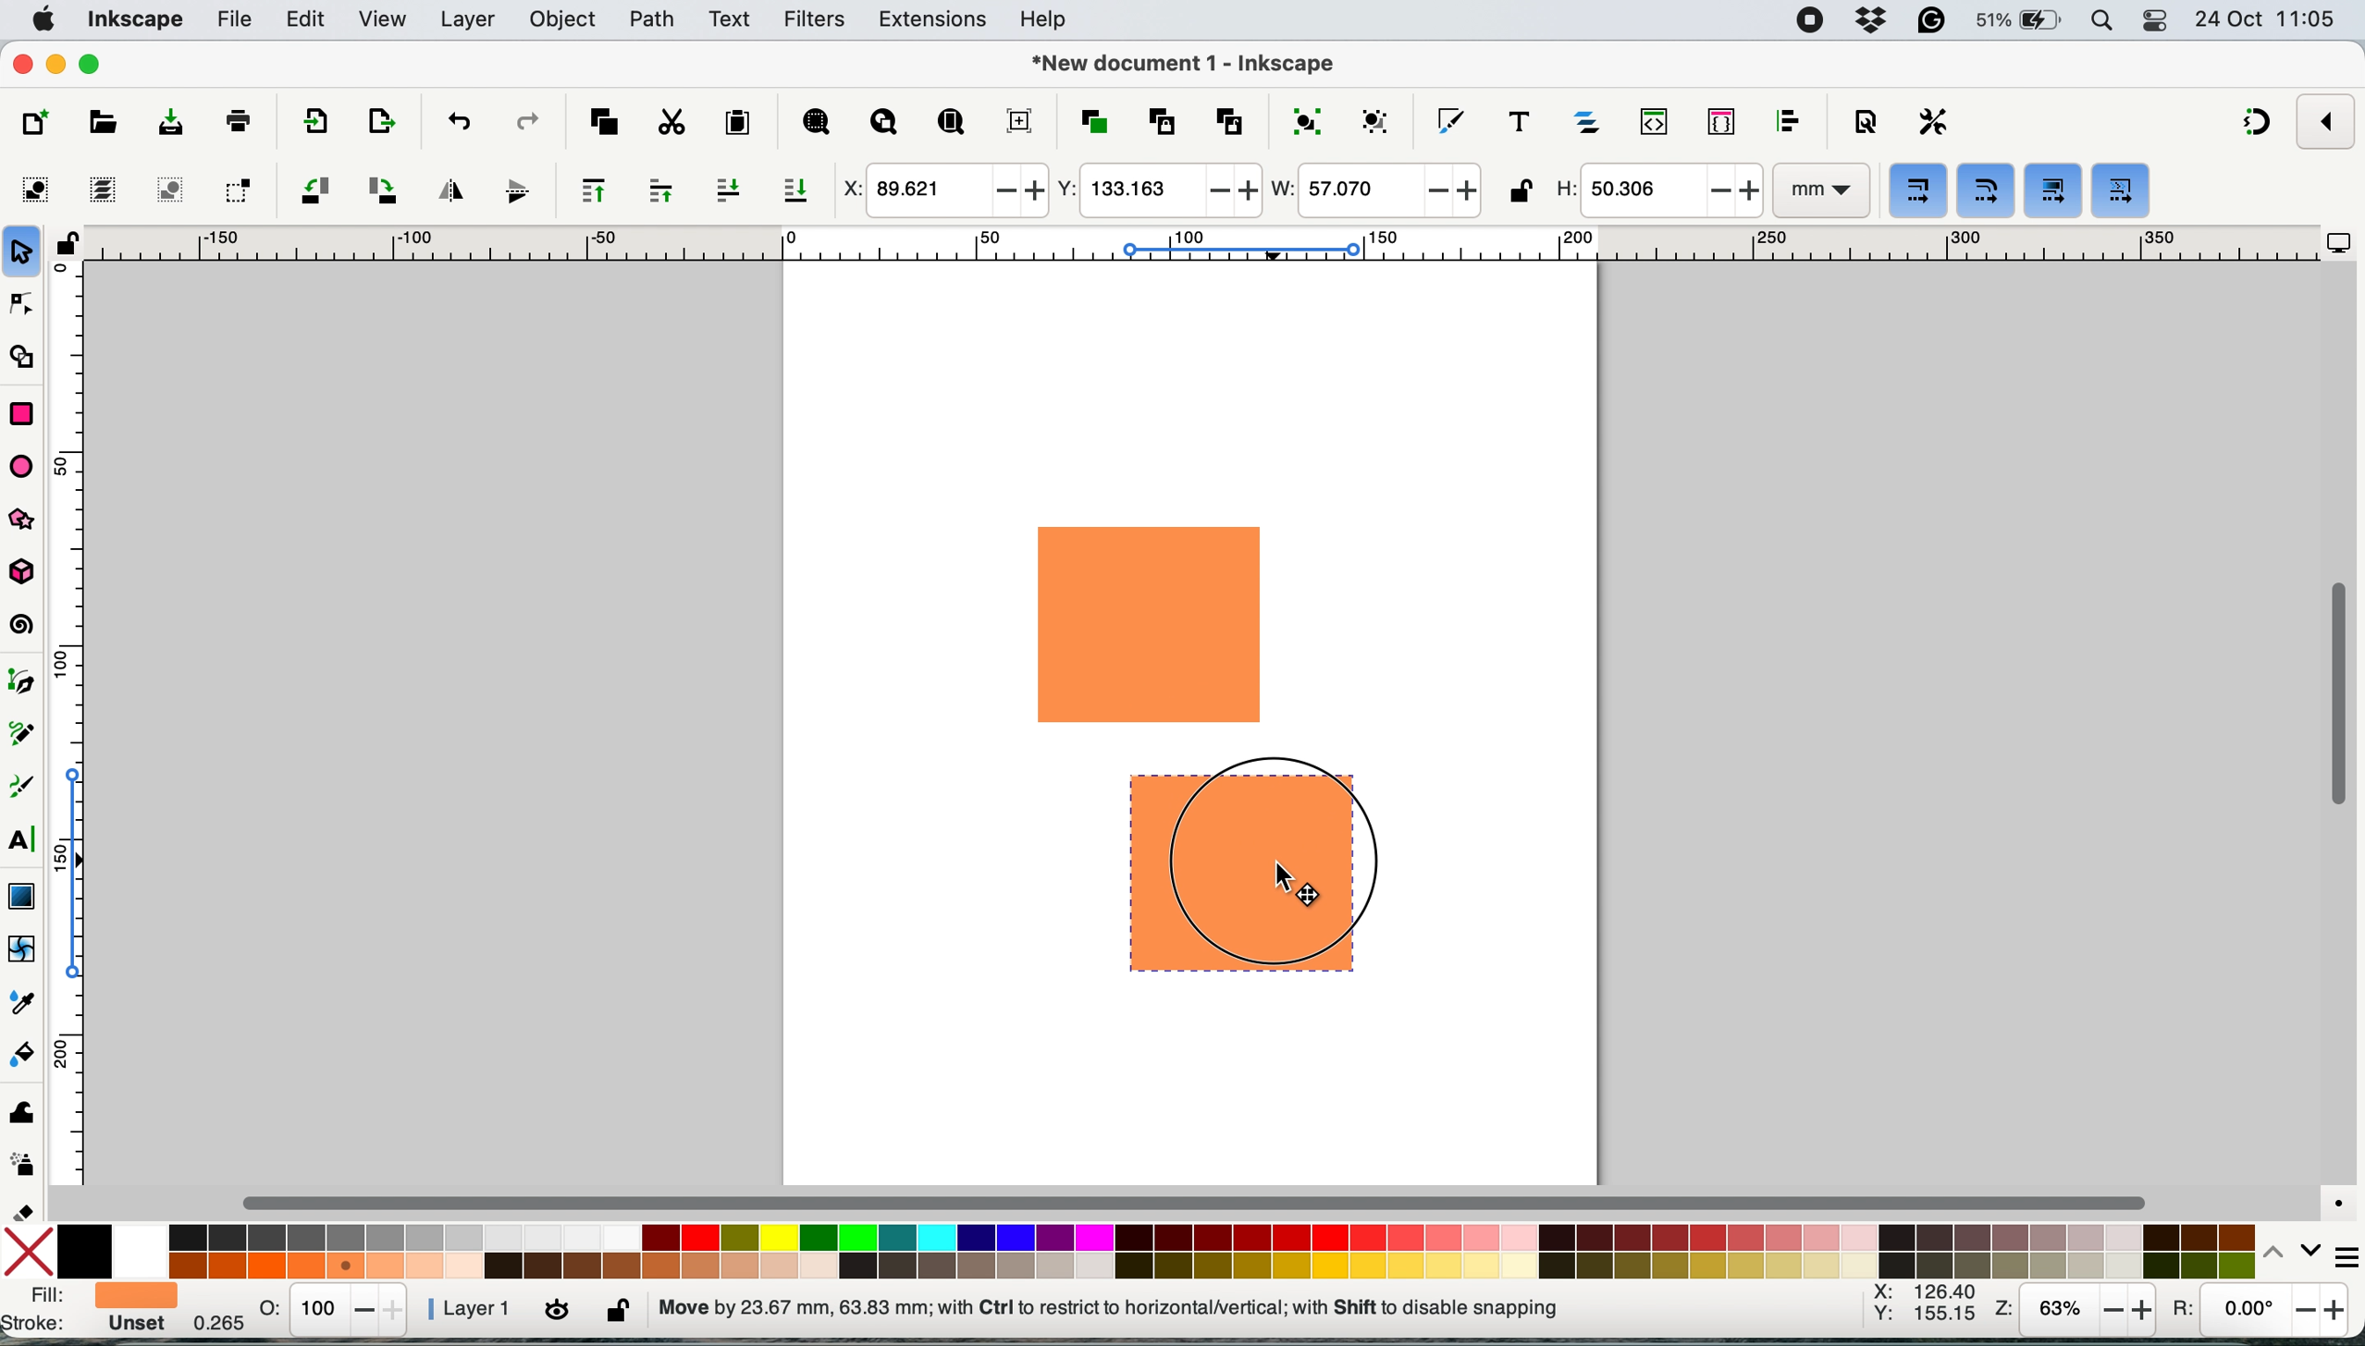 The width and height of the screenshot is (2365, 1346). What do you see at coordinates (2339, 244) in the screenshot?
I see `display options` at bounding box center [2339, 244].